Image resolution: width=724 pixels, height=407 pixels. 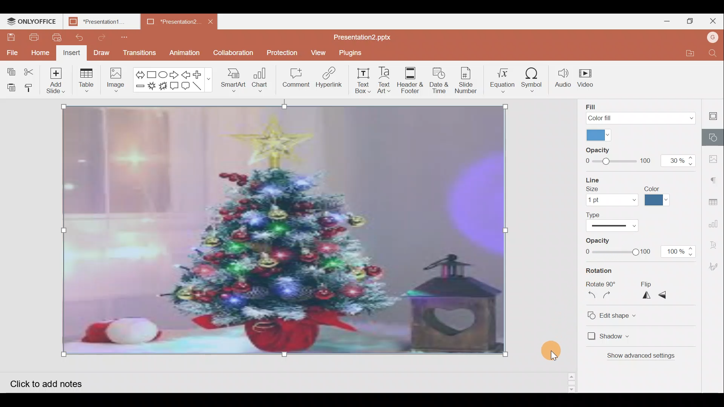 I want to click on Redo, so click(x=103, y=37).